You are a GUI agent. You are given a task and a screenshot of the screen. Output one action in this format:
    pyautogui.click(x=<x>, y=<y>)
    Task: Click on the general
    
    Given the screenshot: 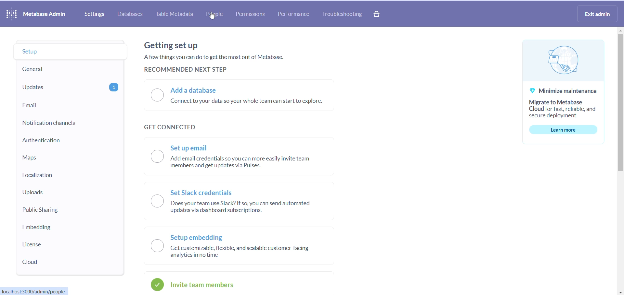 What is the action you would take?
    pyautogui.click(x=59, y=70)
    